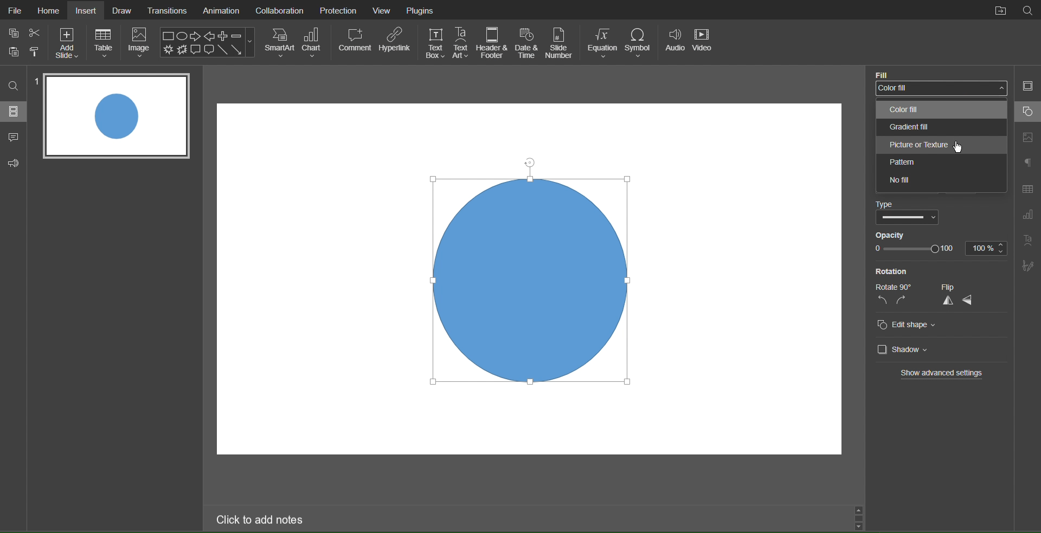  What do you see at coordinates (123, 10) in the screenshot?
I see `Draw` at bounding box center [123, 10].